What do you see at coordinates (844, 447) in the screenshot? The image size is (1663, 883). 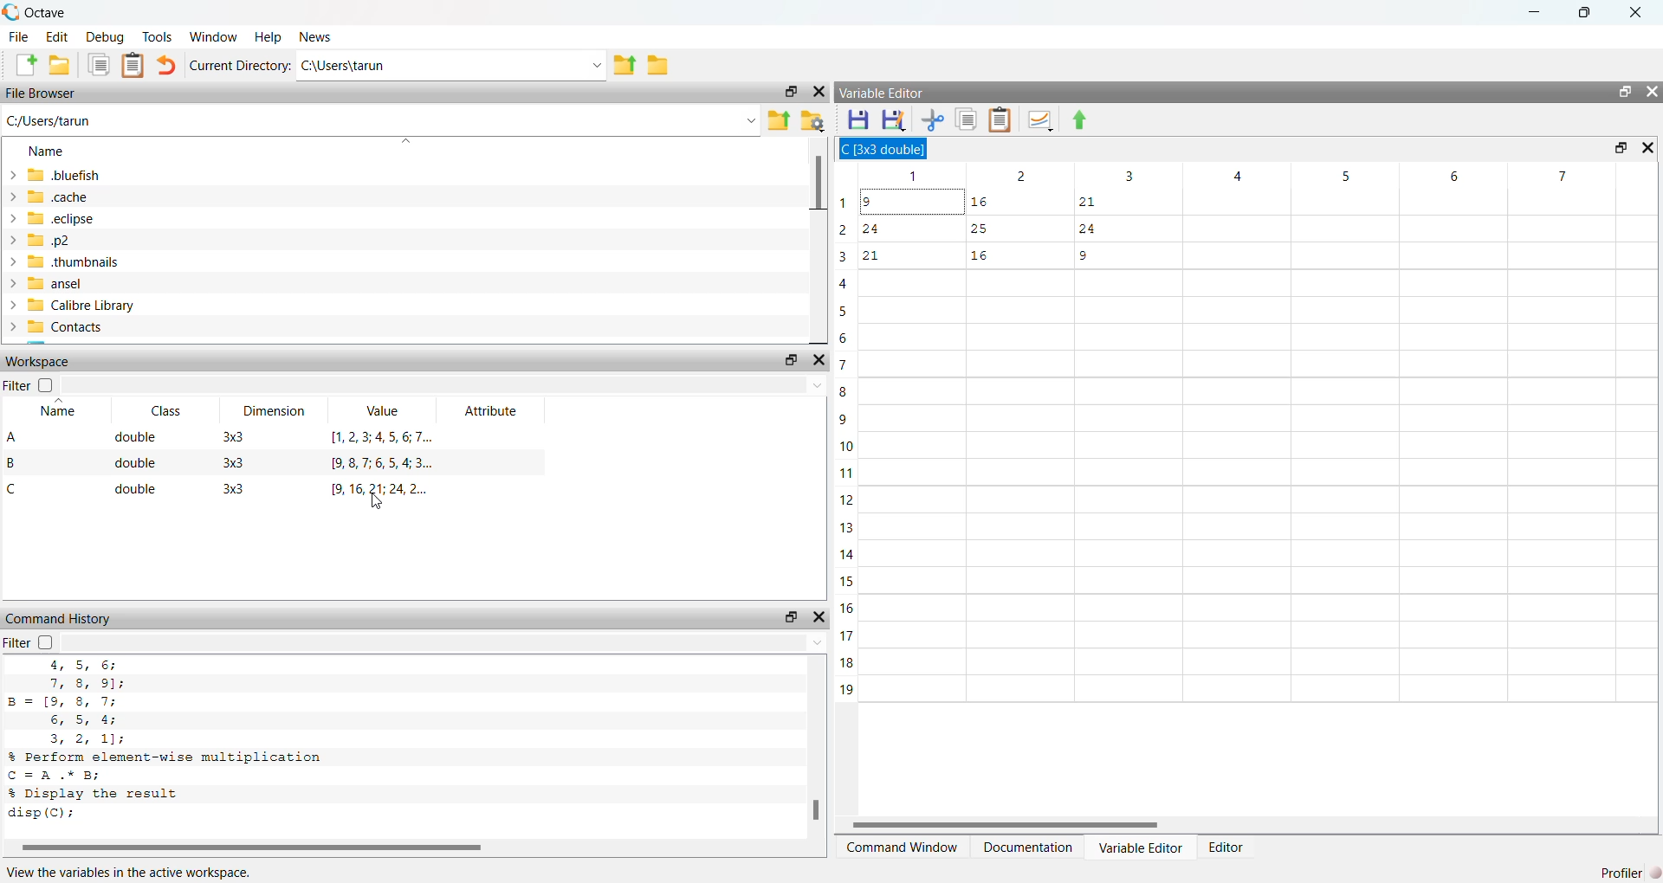 I see `Rows` at bounding box center [844, 447].